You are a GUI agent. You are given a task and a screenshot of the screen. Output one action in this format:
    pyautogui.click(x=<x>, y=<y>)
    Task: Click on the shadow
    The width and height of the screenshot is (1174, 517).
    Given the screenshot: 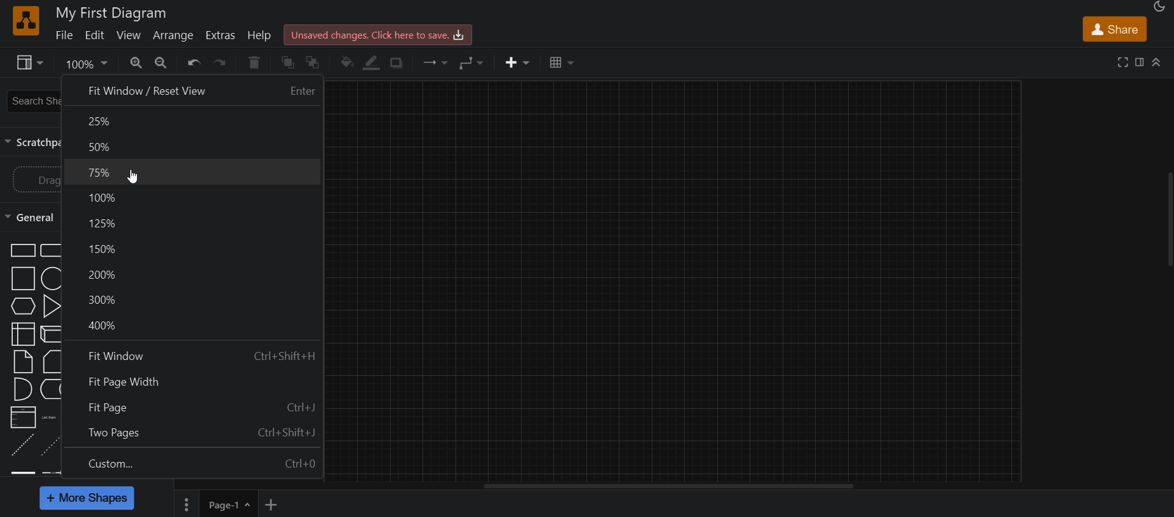 What is the action you would take?
    pyautogui.click(x=400, y=63)
    